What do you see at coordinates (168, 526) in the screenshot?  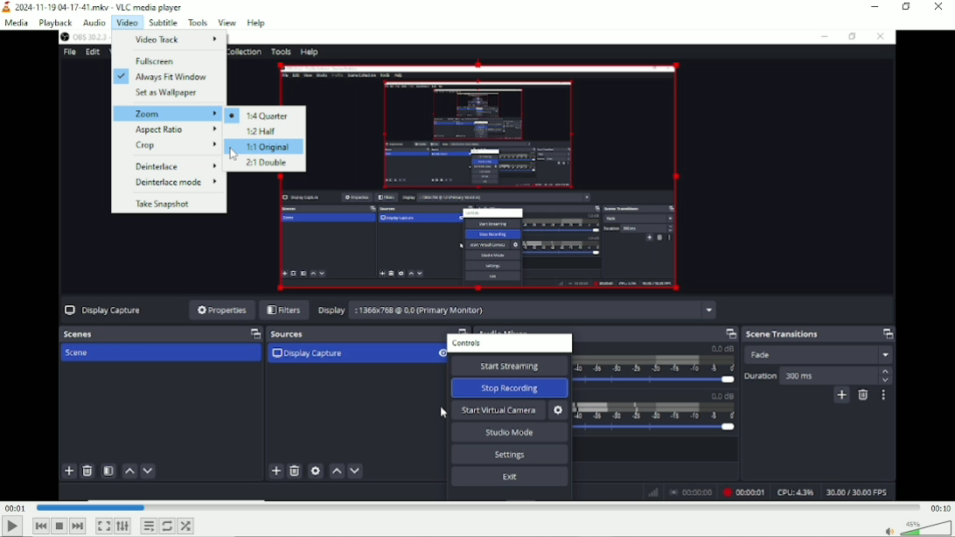 I see `Toggle between loop all, loop one and no loop` at bounding box center [168, 526].